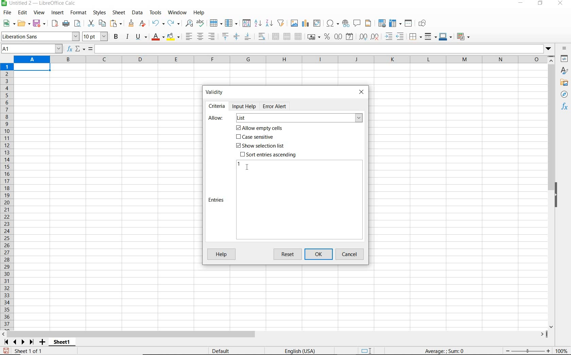 The height and width of the screenshot is (355, 571). Describe the element at coordinates (199, 13) in the screenshot. I see `help` at that location.